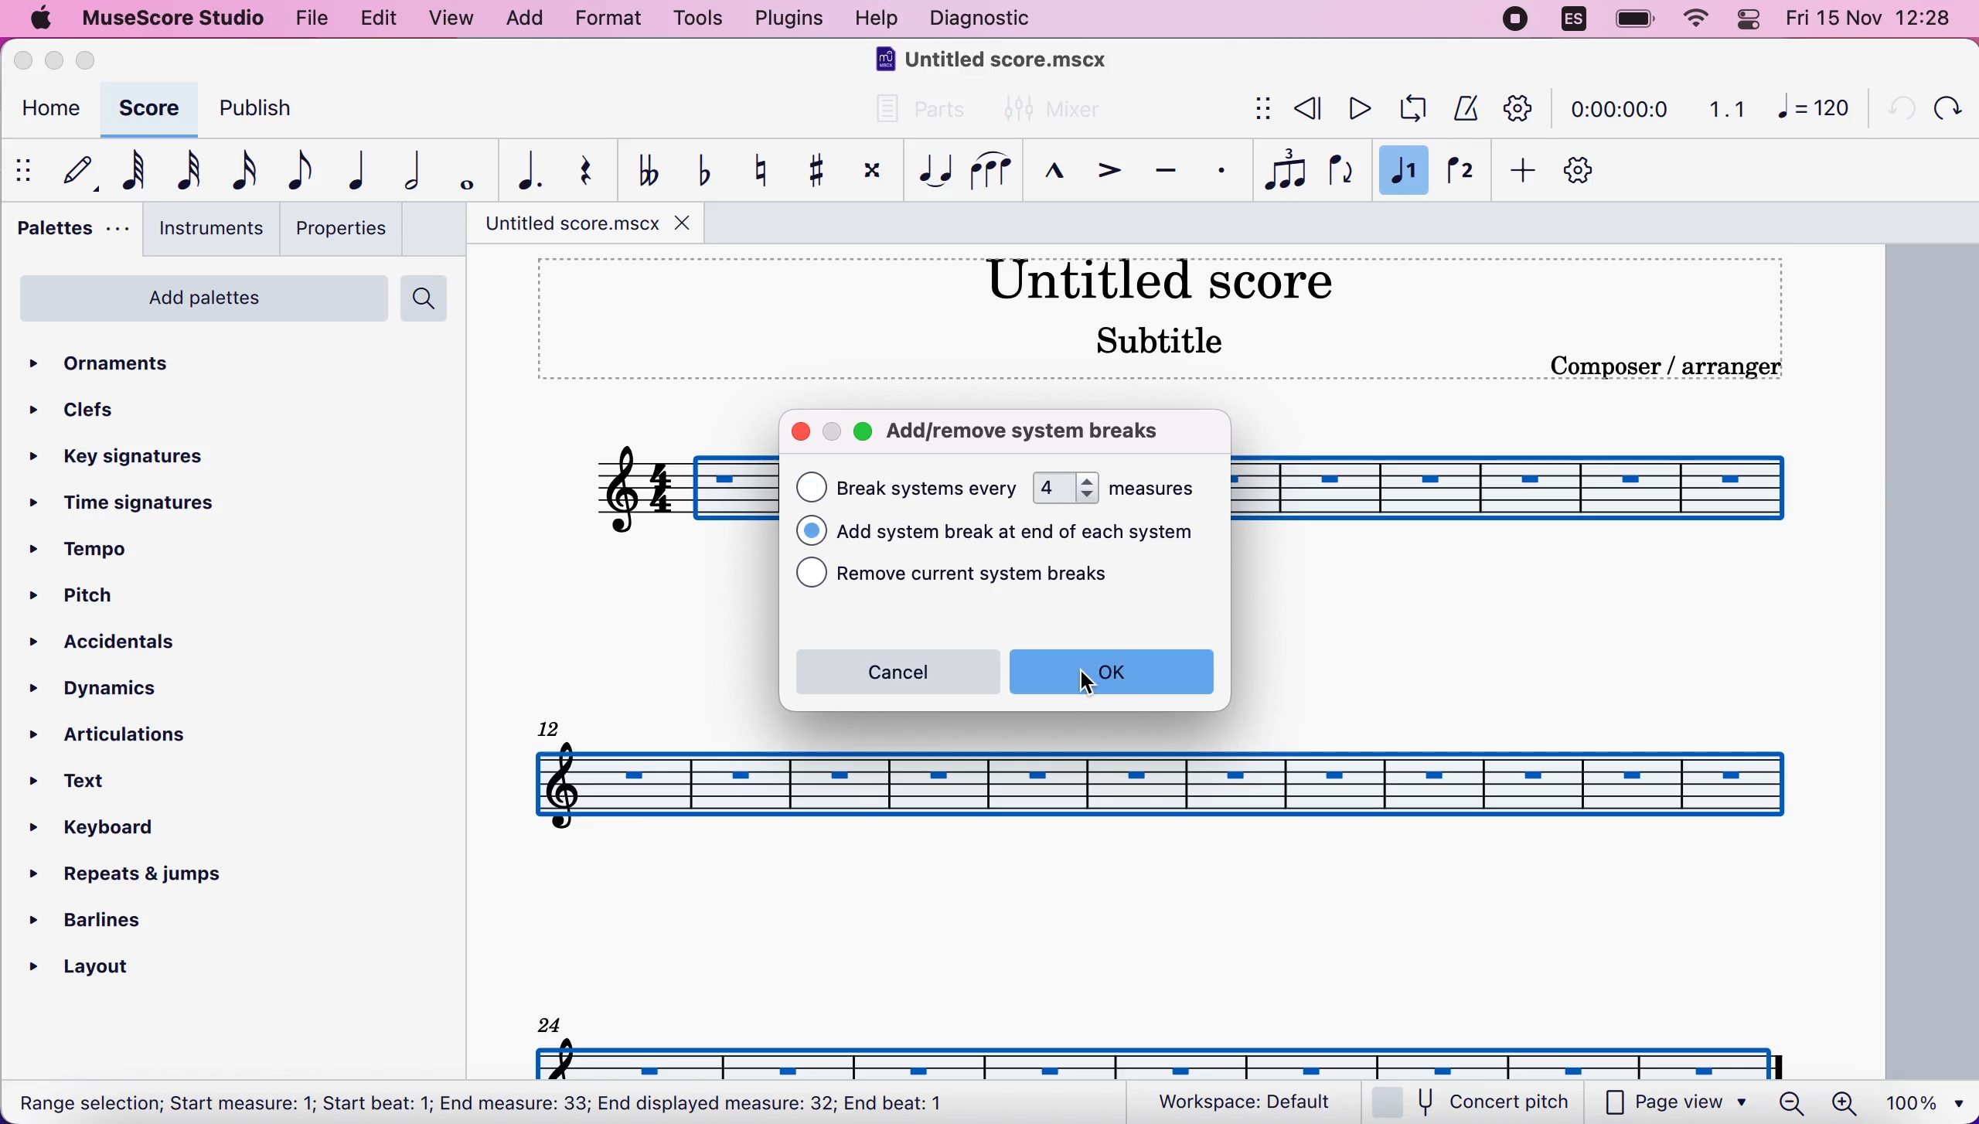 The width and height of the screenshot is (1979, 1124). What do you see at coordinates (1162, 785) in the screenshot?
I see `score` at bounding box center [1162, 785].